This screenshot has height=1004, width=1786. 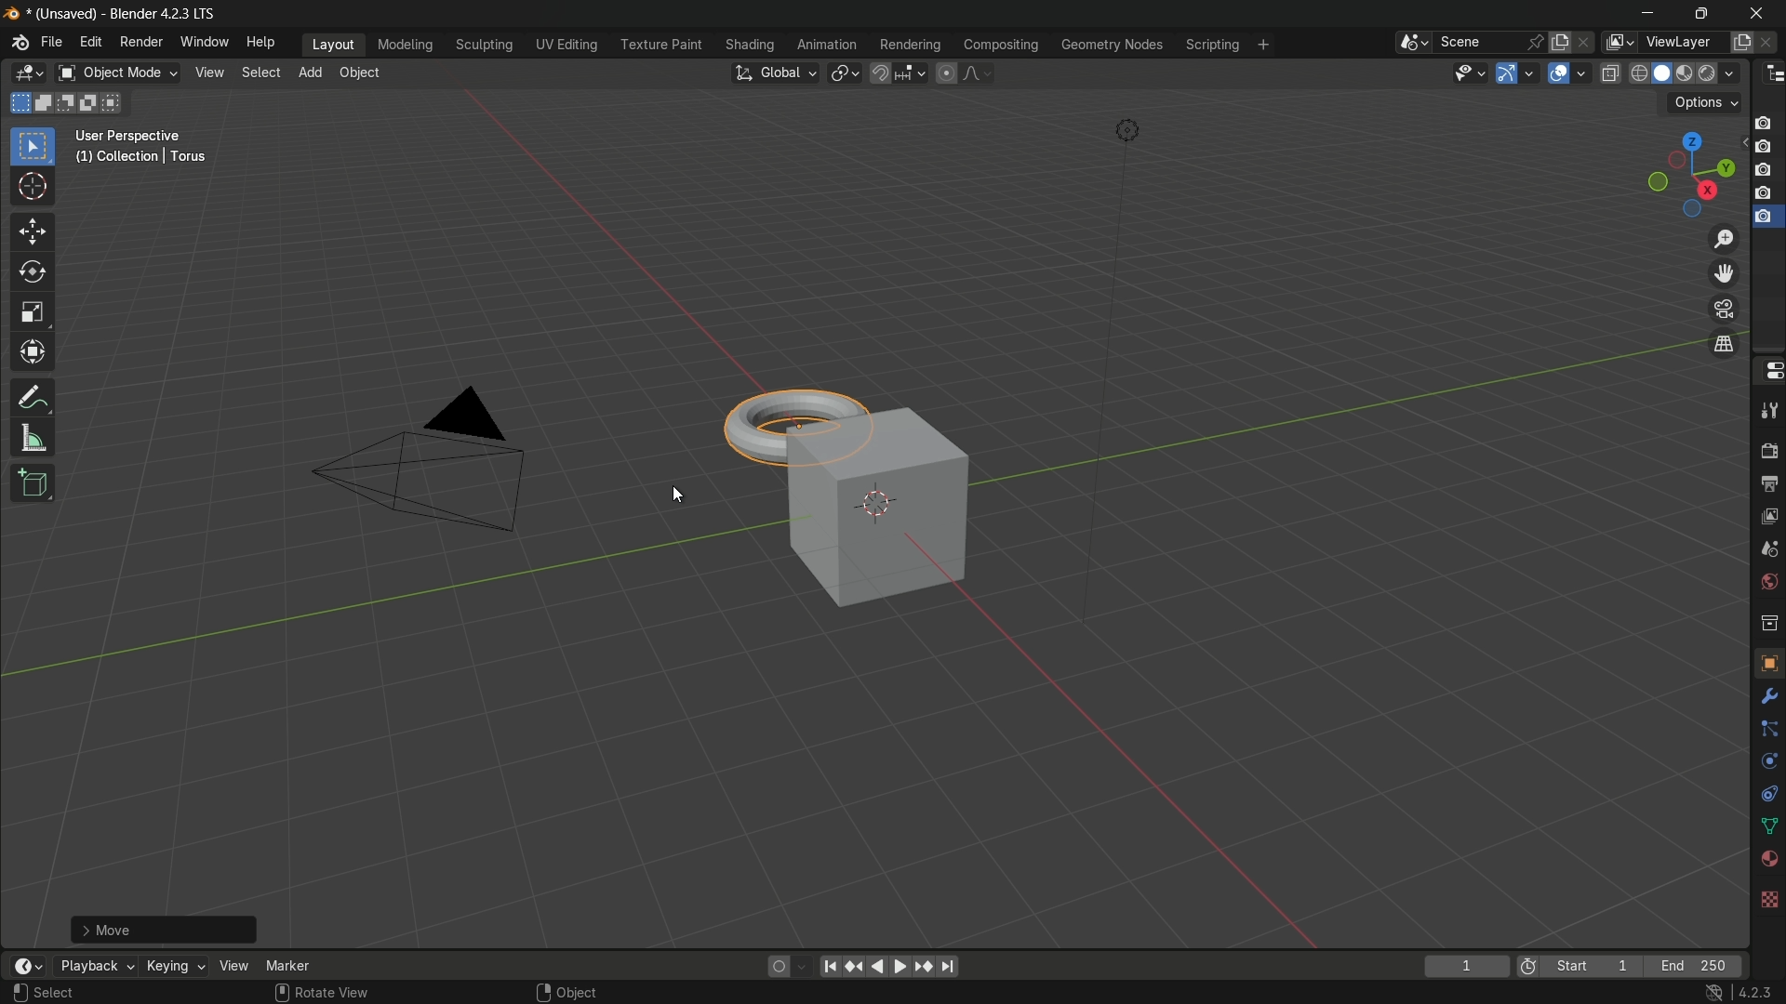 I want to click on wireframe, so click(x=1639, y=73).